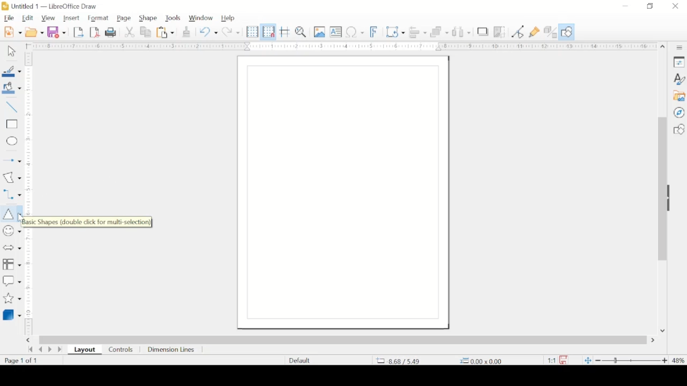  Describe the element at coordinates (12, 263) in the screenshot. I see `flowchart` at that location.